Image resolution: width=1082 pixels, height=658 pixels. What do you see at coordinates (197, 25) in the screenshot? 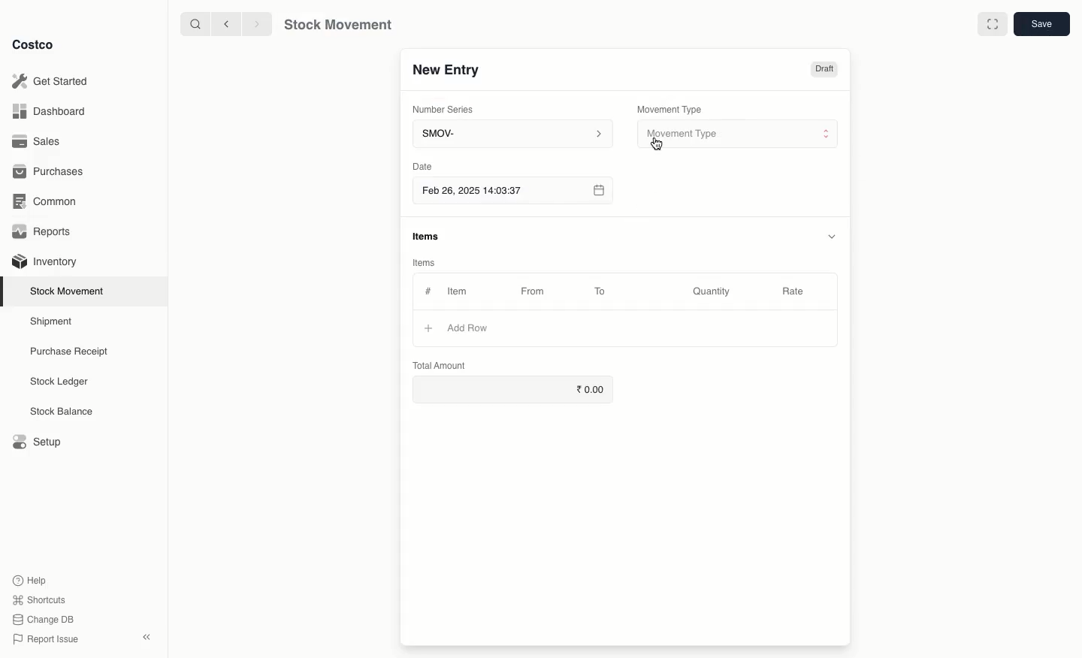
I see `search` at bounding box center [197, 25].